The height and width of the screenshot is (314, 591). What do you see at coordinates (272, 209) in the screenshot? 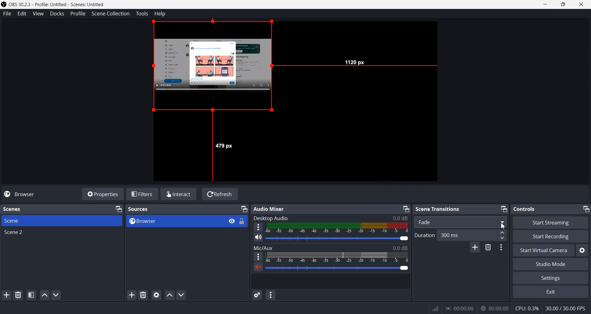
I see `Text` at bounding box center [272, 209].